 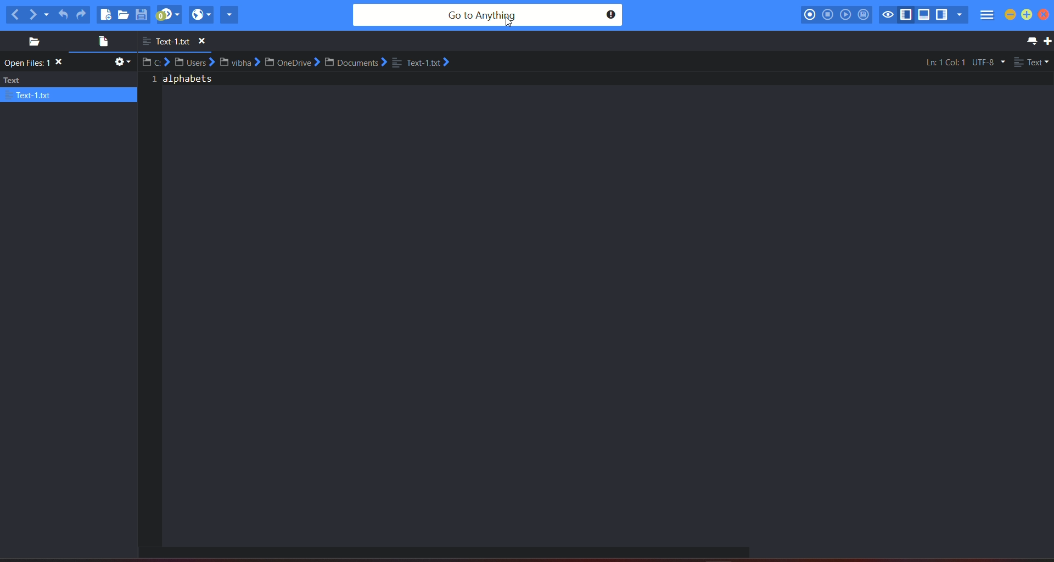 What do you see at coordinates (988, 62) in the screenshot?
I see `file encoding` at bounding box center [988, 62].